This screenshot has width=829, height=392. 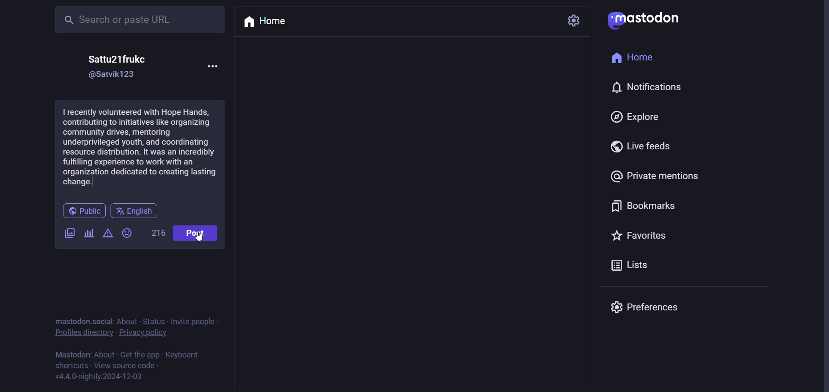 I want to click on preferences, so click(x=648, y=306).